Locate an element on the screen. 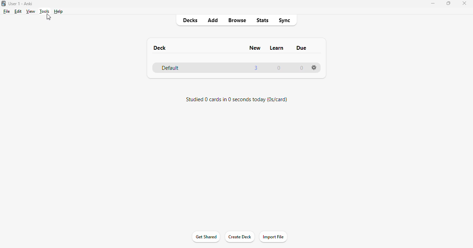 The image size is (473, 248). add is located at coordinates (213, 20).